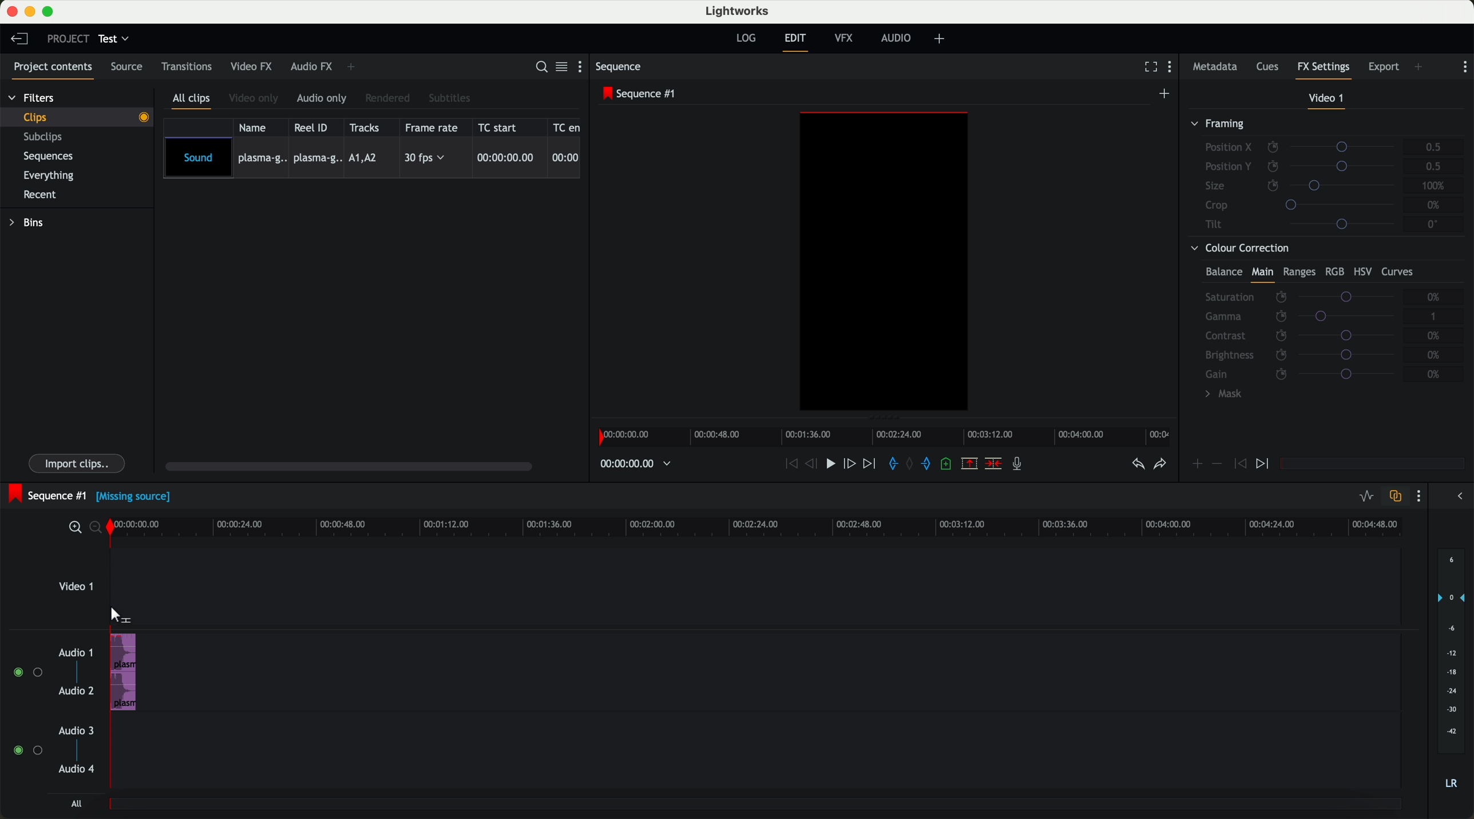 This screenshot has height=819, width=1474. I want to click on project, so click(66, 38).